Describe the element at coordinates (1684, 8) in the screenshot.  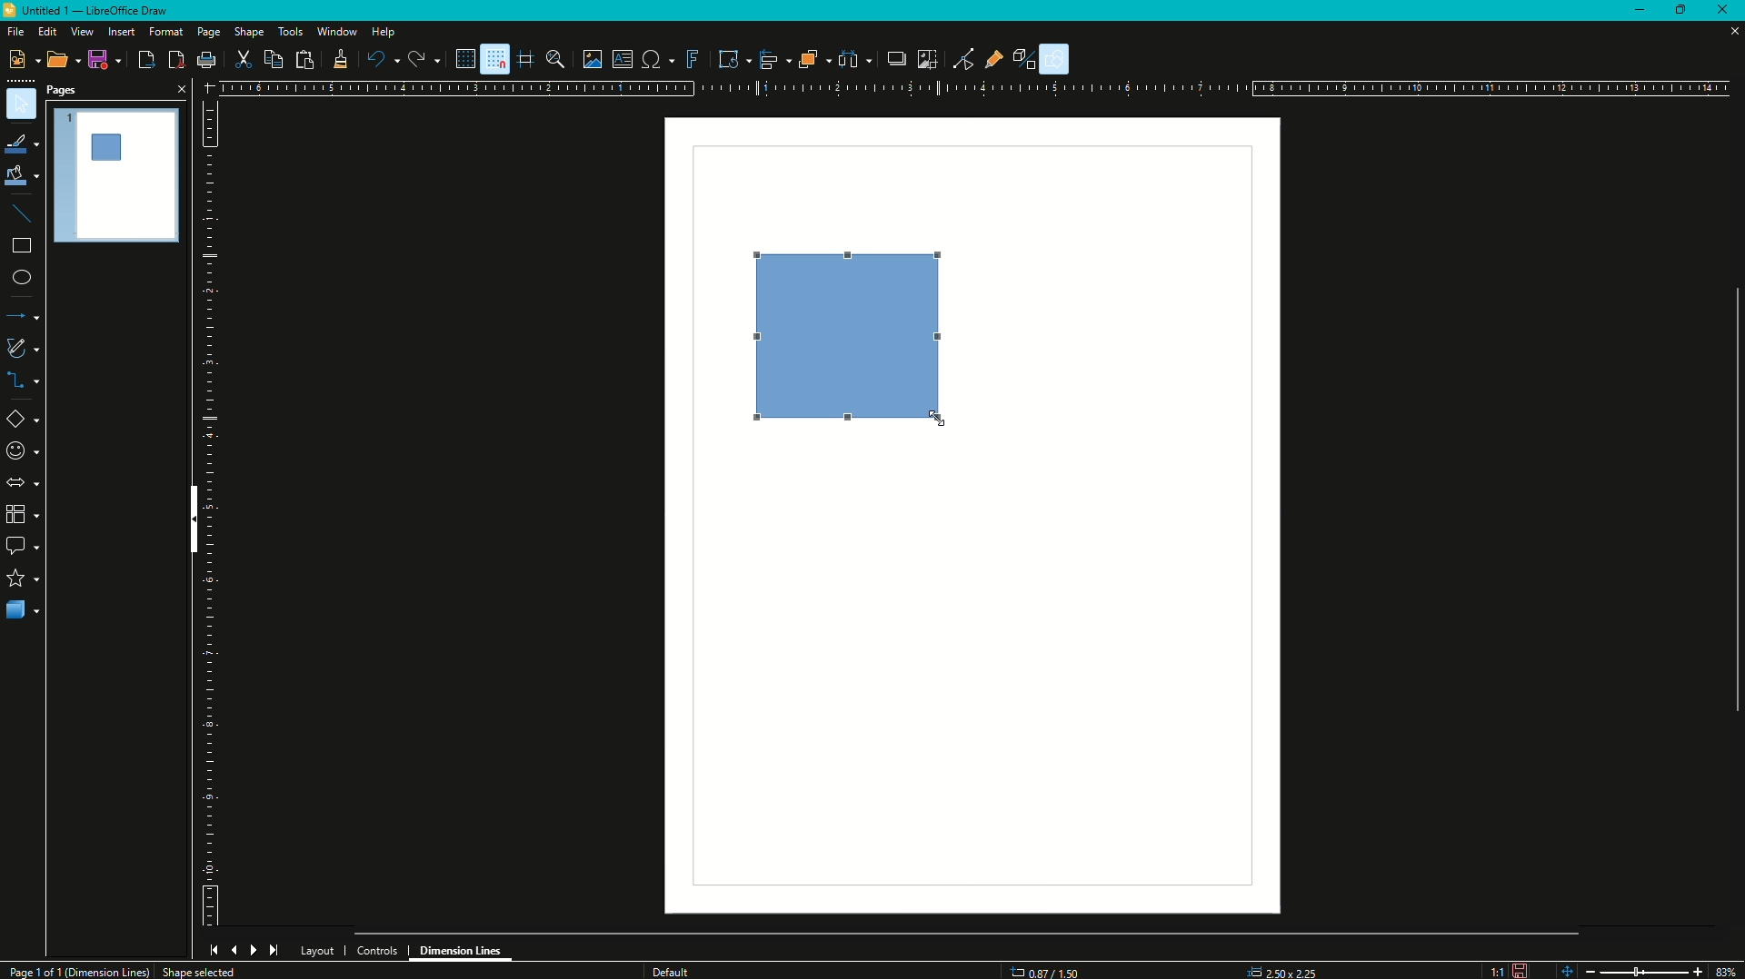
I see `Restore` at that location.